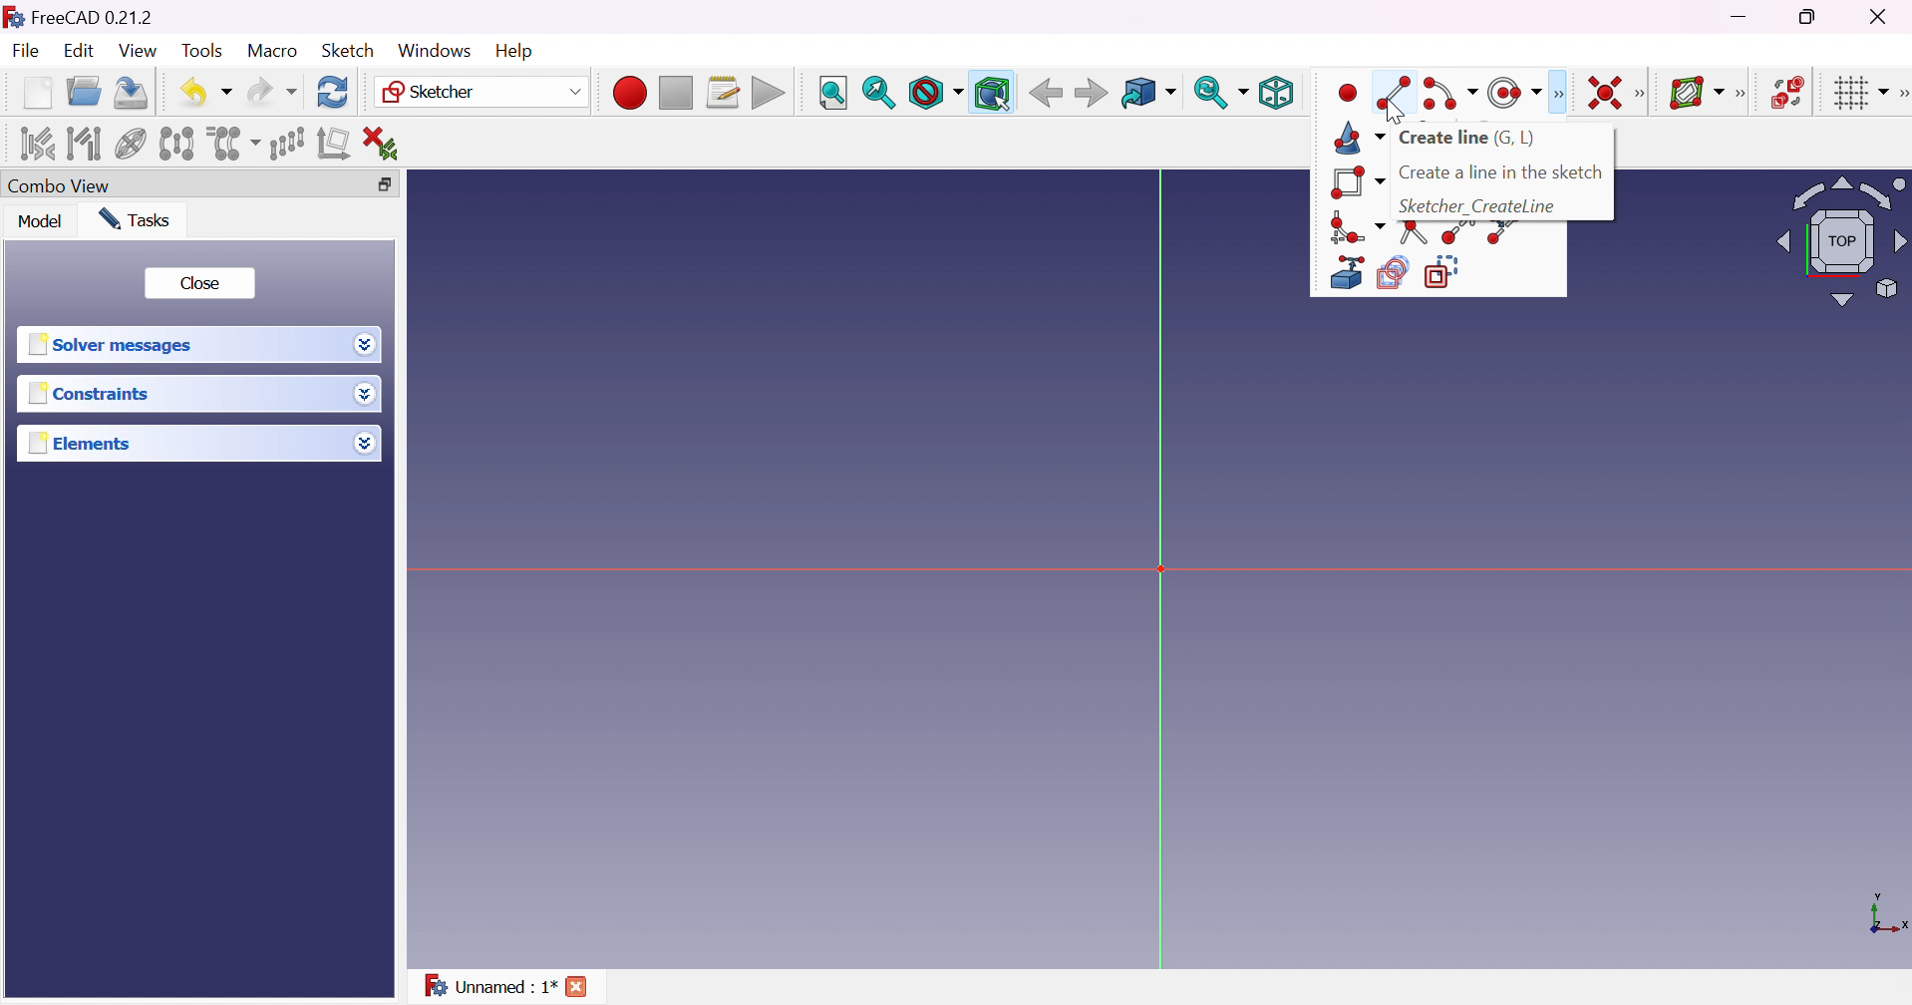  I want to click on Drop down, so click(365, 395).